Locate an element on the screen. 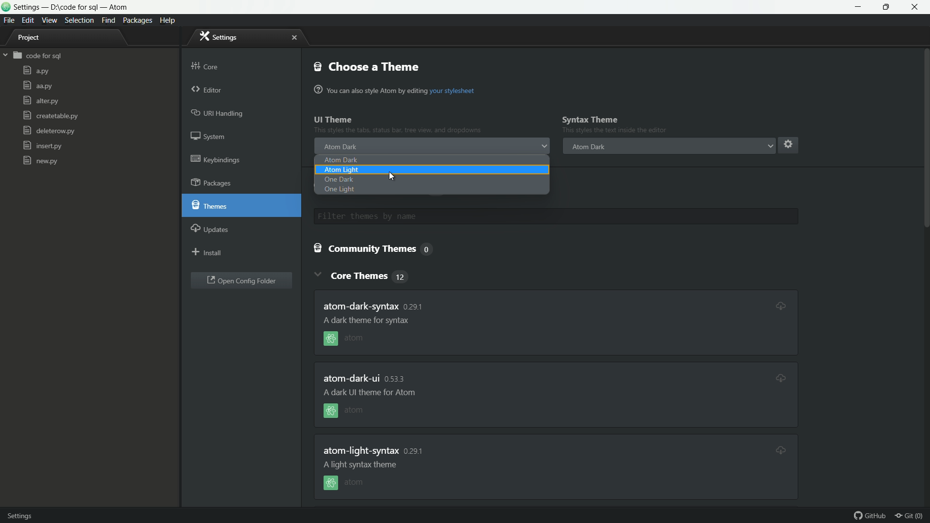 The image size is (930, 523). settings is located at coordinates (787, 144).